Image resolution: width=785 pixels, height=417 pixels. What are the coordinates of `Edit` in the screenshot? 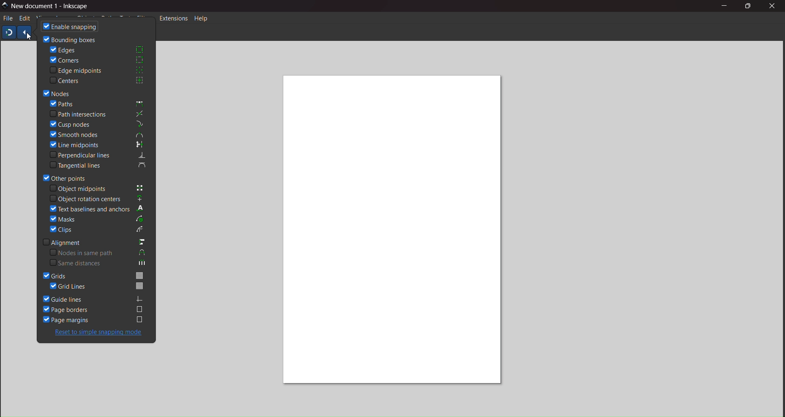 It's located at (24, 18).